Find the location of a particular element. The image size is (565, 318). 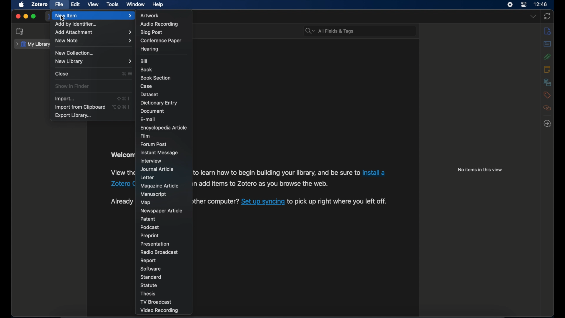

case is located at coordinates (146, 86).